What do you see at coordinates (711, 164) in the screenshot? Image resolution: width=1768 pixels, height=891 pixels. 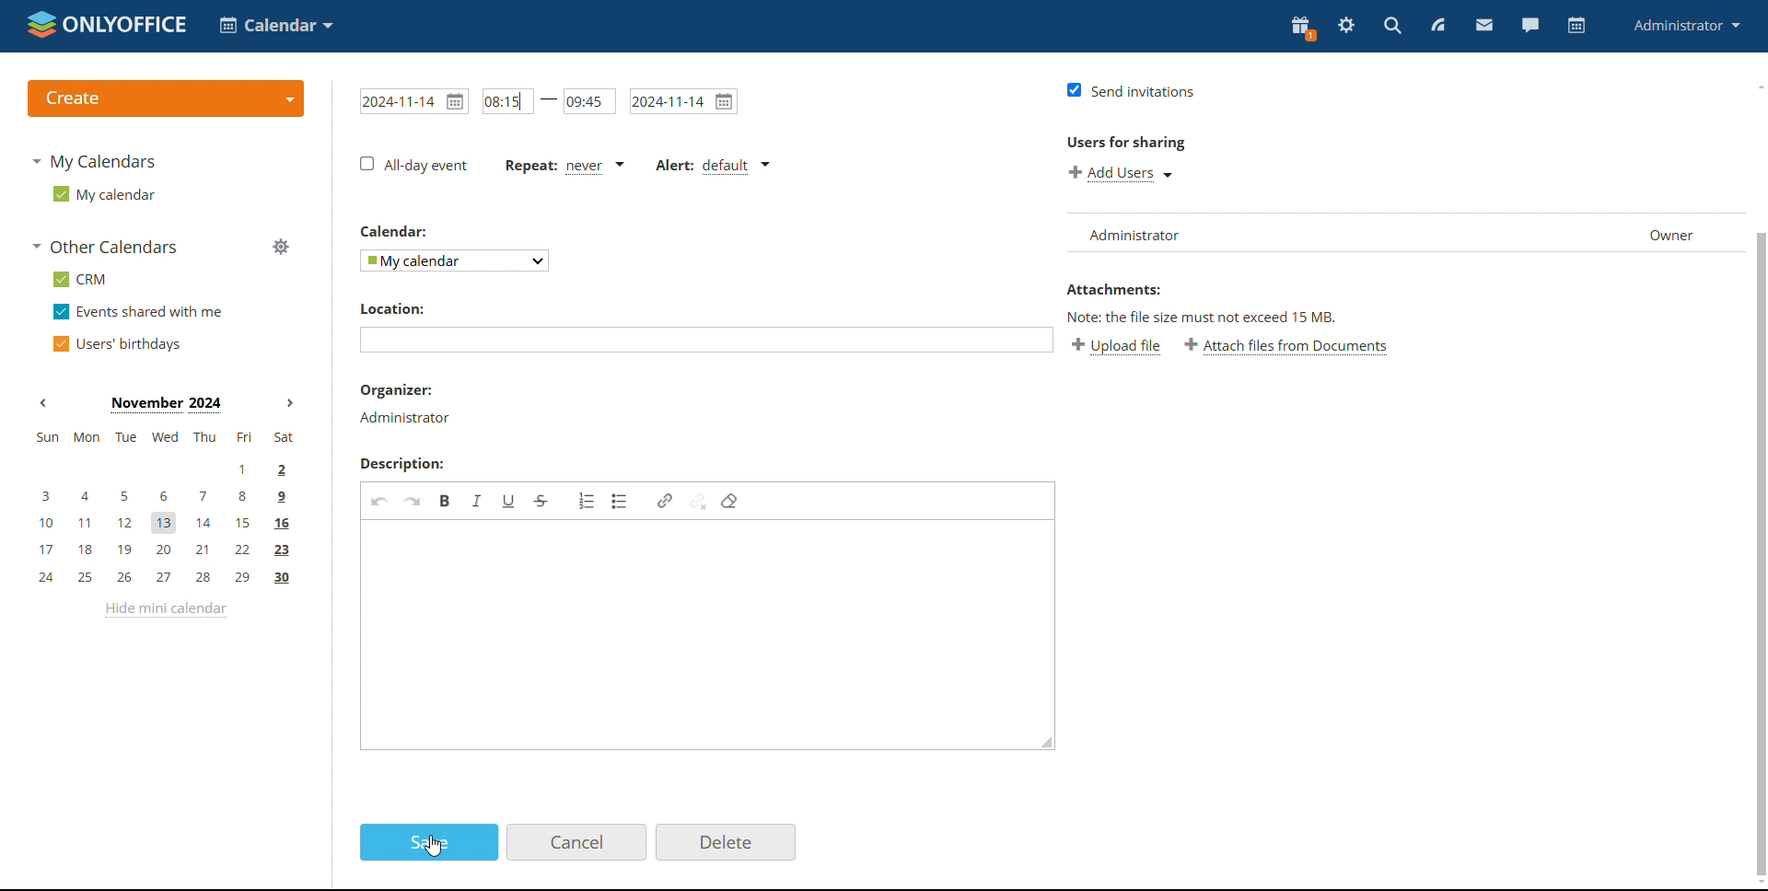 I see `alert type` at bounding box center [711, 164].